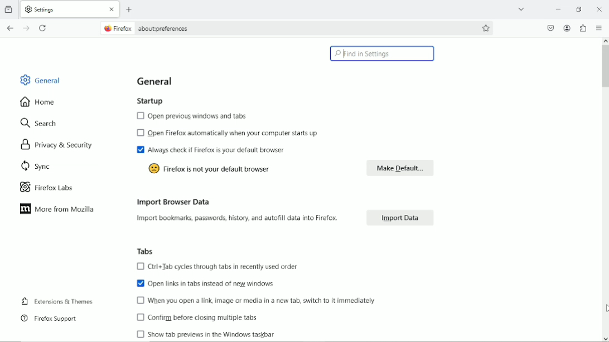 The height and width of the screenshot is (342, 609). What do you see at coordinates (149, 100) in the screenshot?
I see `Startup` at bounding box center [149, 100].